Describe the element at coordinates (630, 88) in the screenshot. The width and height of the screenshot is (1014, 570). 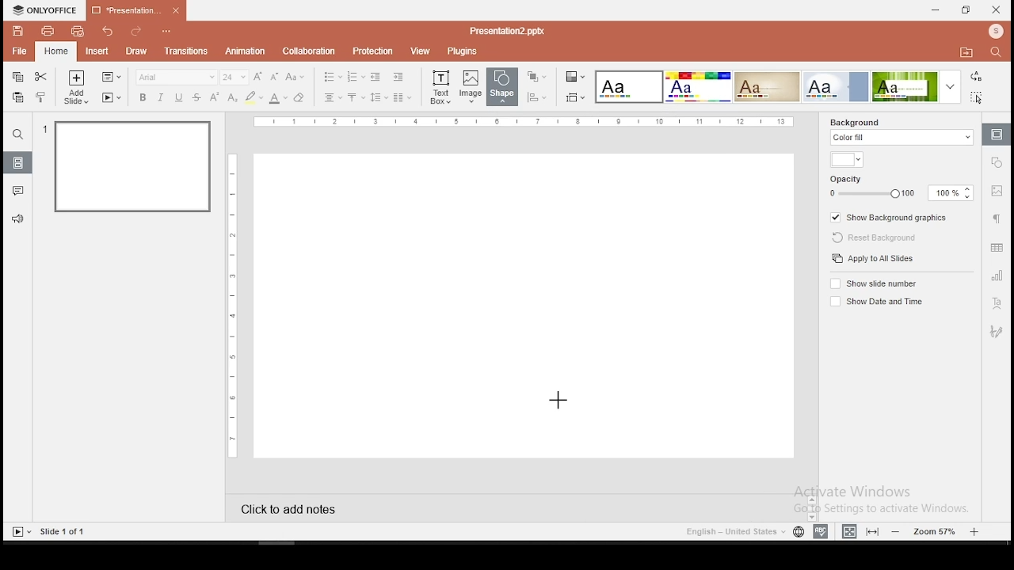
I see `theme` at that location.